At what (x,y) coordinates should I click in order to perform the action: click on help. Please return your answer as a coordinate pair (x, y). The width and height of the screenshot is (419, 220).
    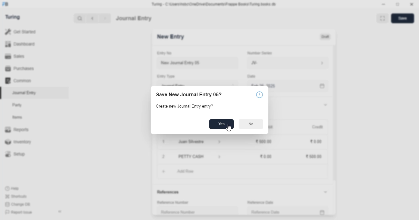
    Looking at the image, I should click on (13, 188).